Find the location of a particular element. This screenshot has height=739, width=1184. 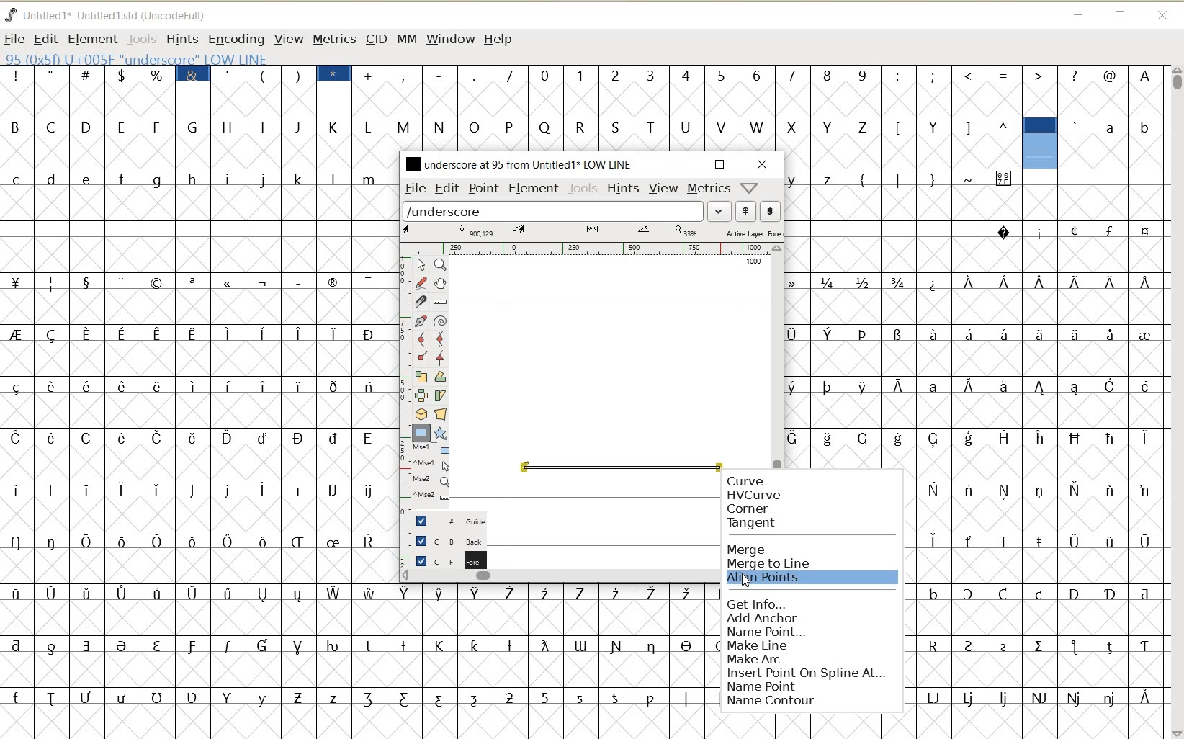

name point is located at coordinates (807, 630).